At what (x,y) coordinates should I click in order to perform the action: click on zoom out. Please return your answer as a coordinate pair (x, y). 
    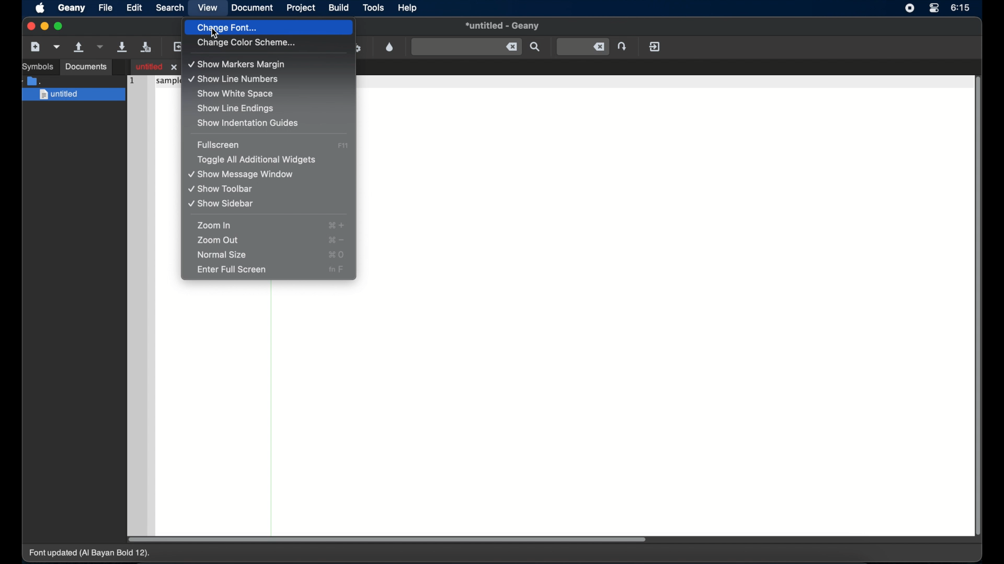
    Looking at the image, I should click on (336, 240).